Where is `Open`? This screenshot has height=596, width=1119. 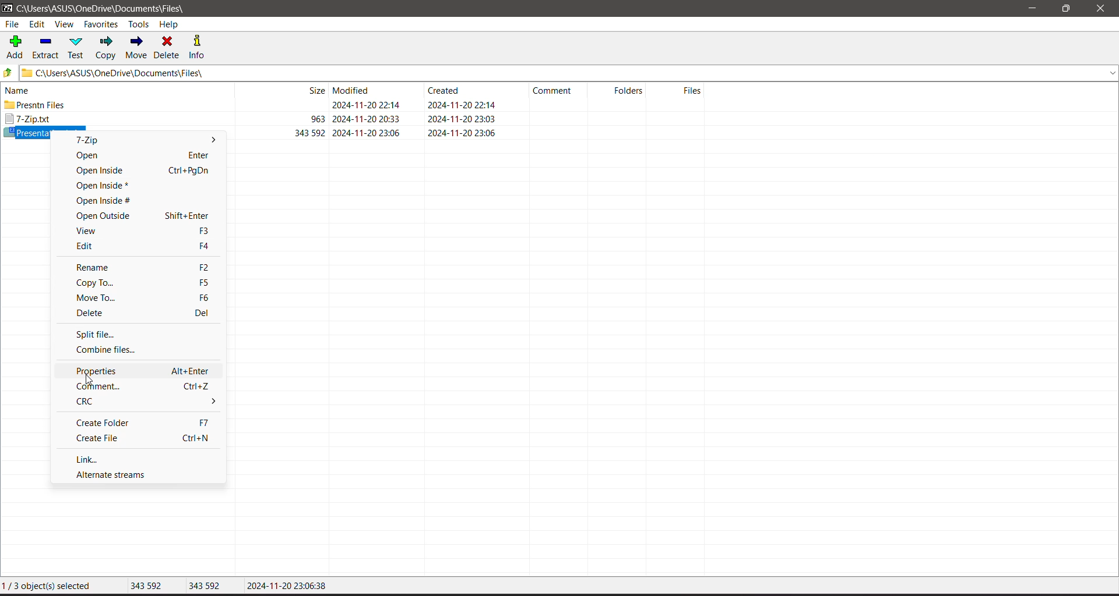 Open is located at coordinates (140, 156).